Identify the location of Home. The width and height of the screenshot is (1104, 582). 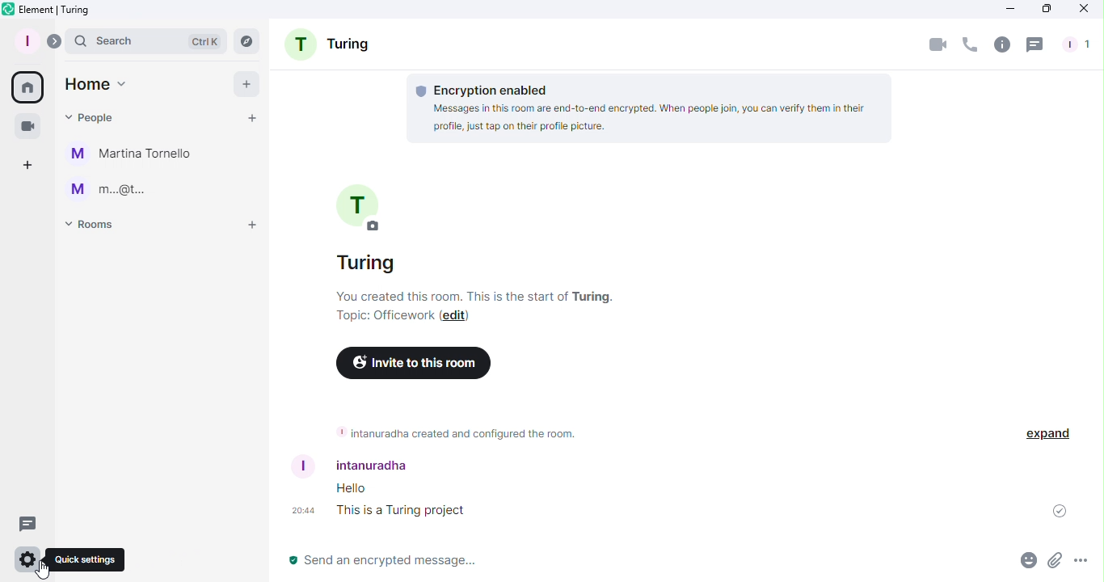
(30, 87).